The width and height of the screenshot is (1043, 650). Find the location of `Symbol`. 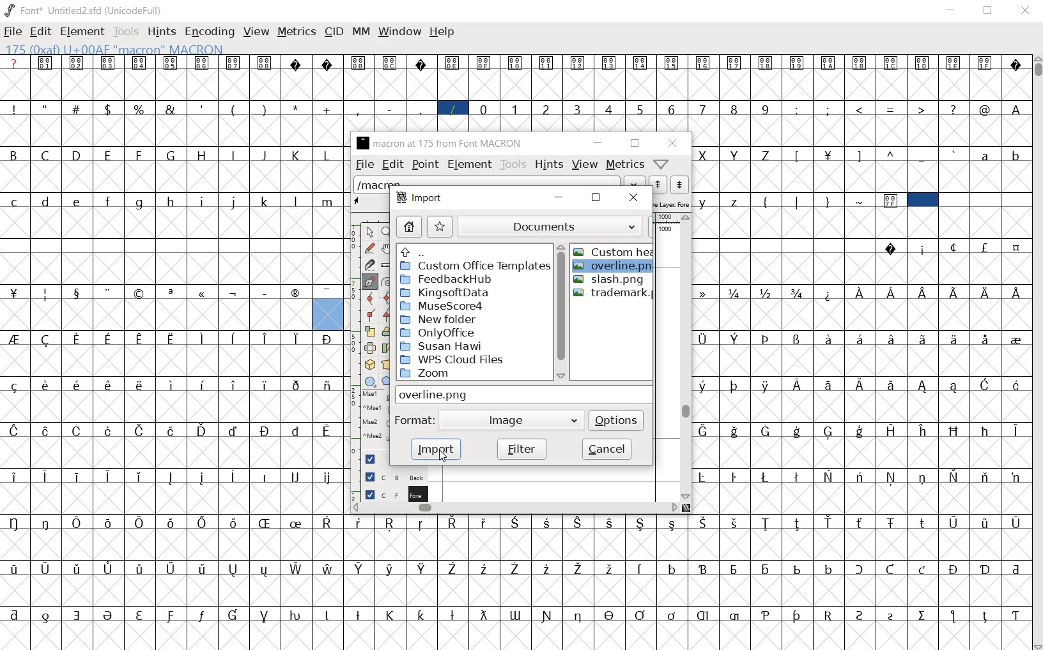

Symbol is located at coordinates (985, 616).